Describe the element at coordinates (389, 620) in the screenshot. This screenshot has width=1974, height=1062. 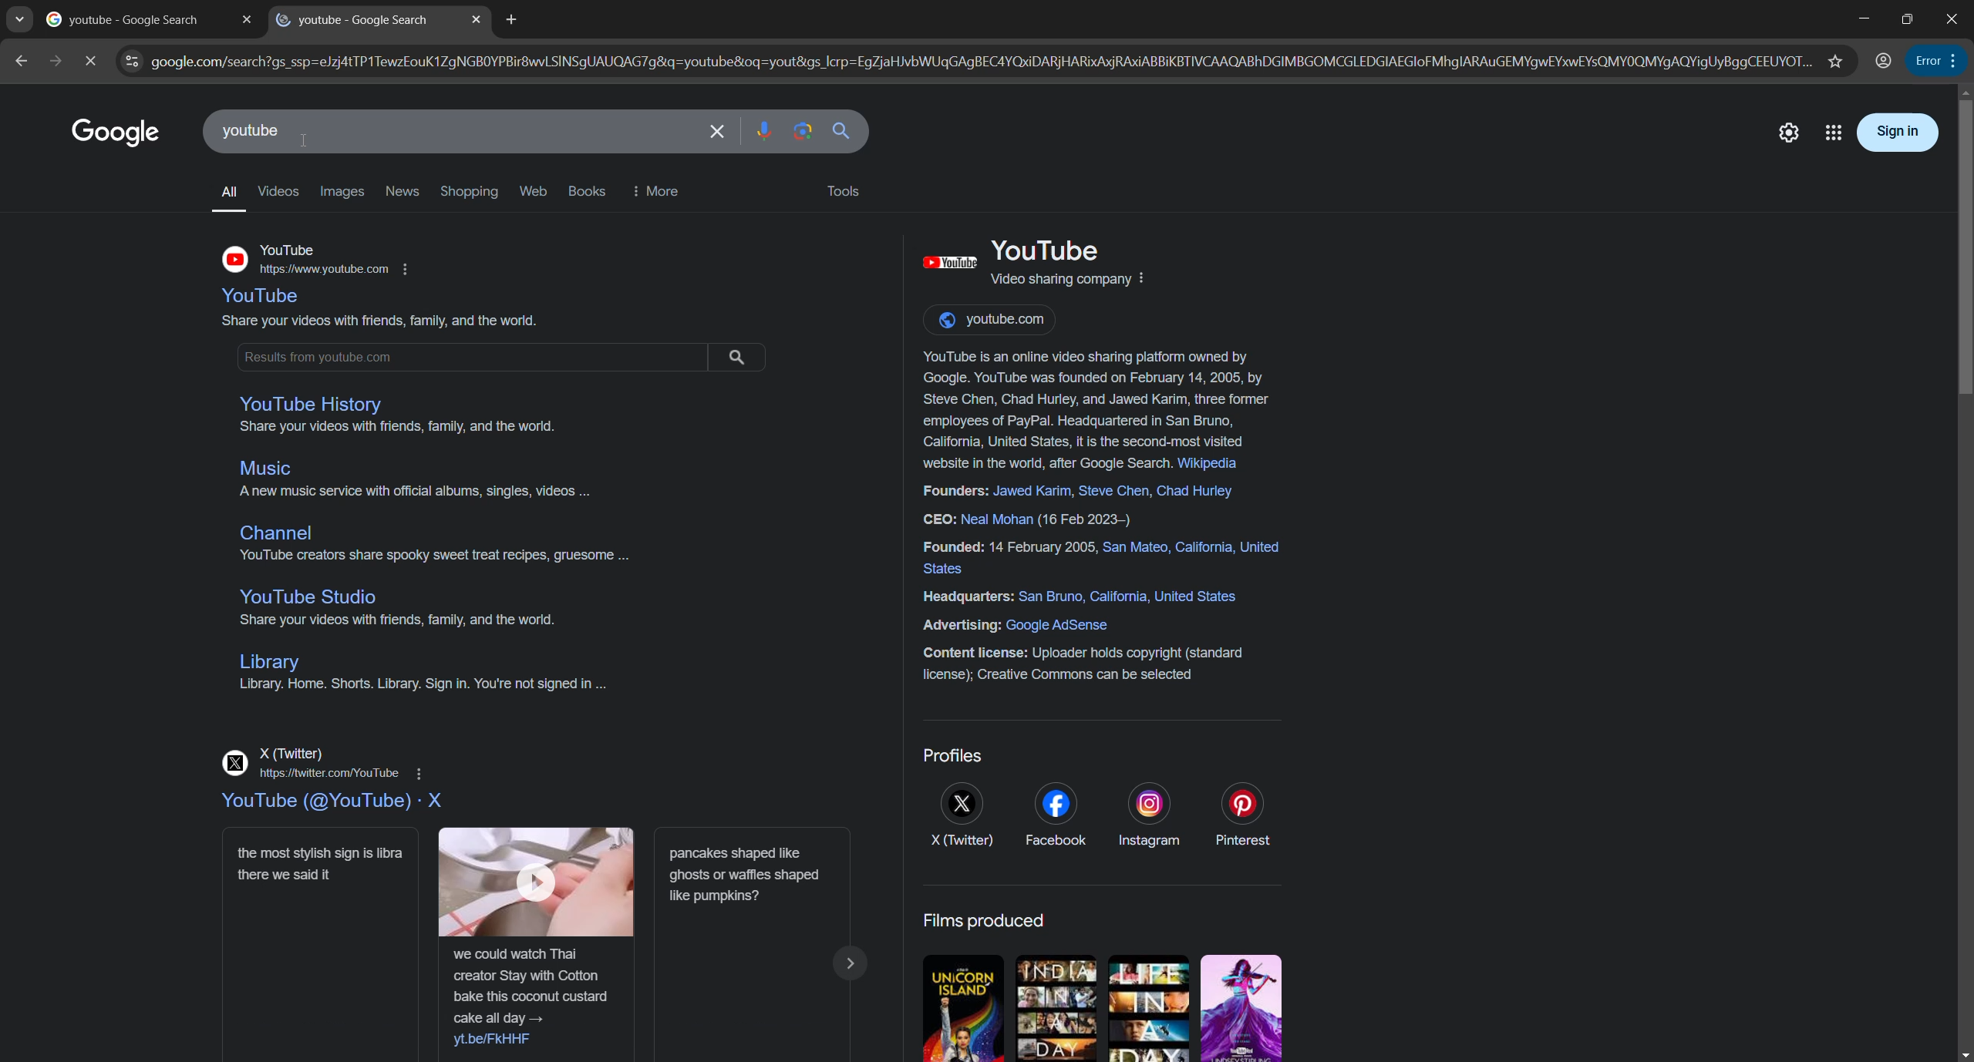
I see `share your videos with friends,family, and the world` at that location.